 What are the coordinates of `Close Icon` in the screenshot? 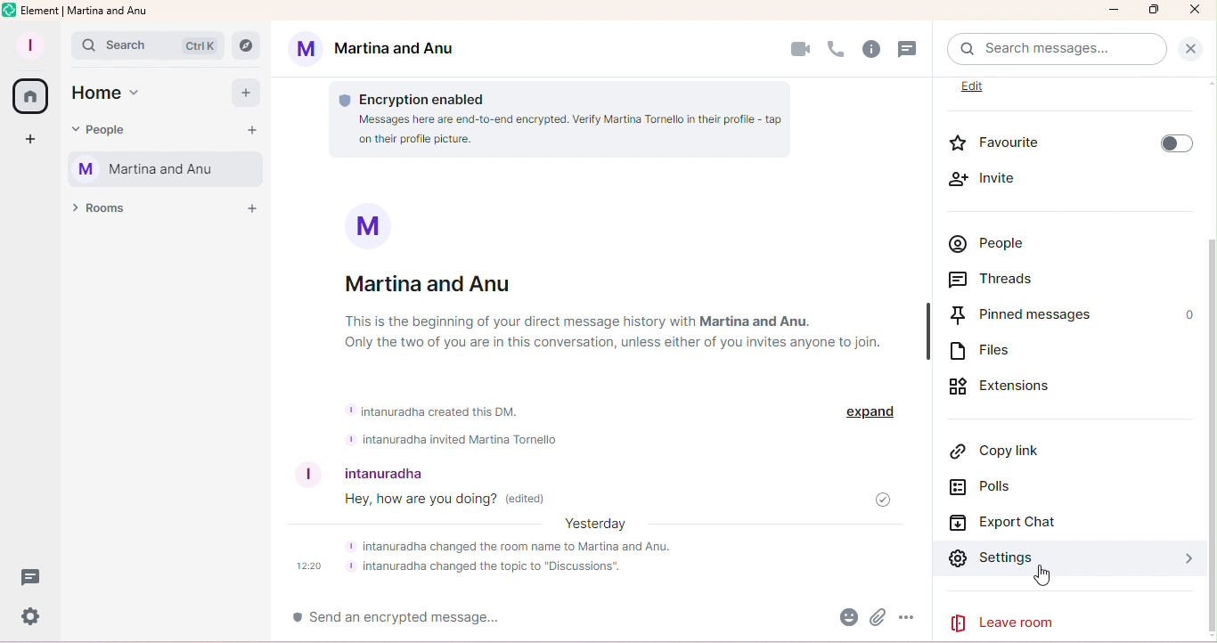 It's located at (1194, 10).